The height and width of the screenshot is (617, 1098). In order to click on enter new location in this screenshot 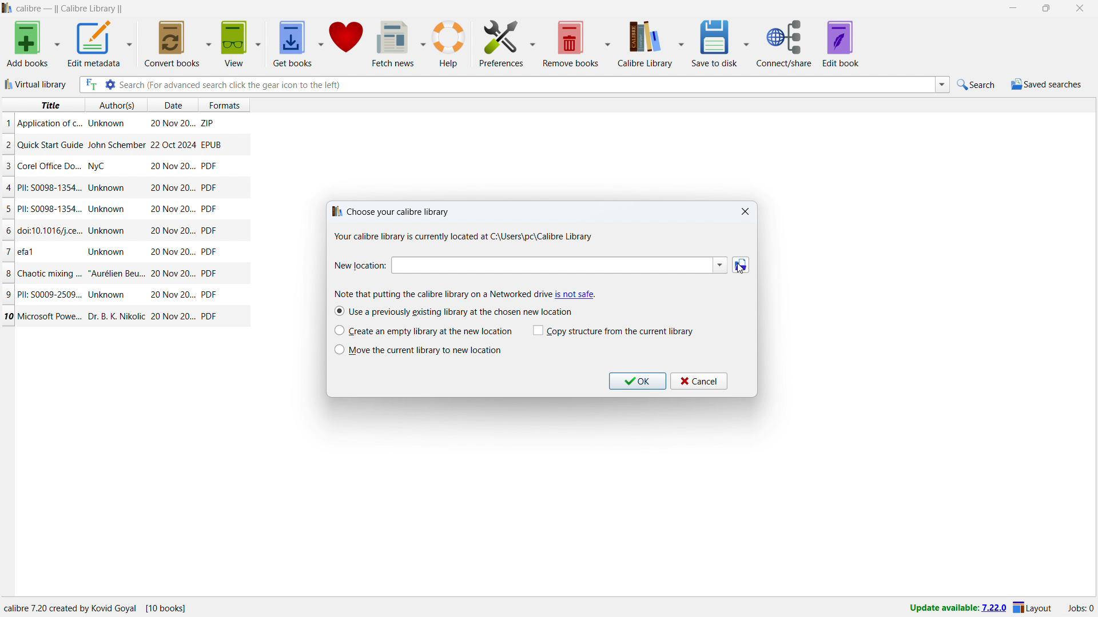, I will do `click(551, 265)`.